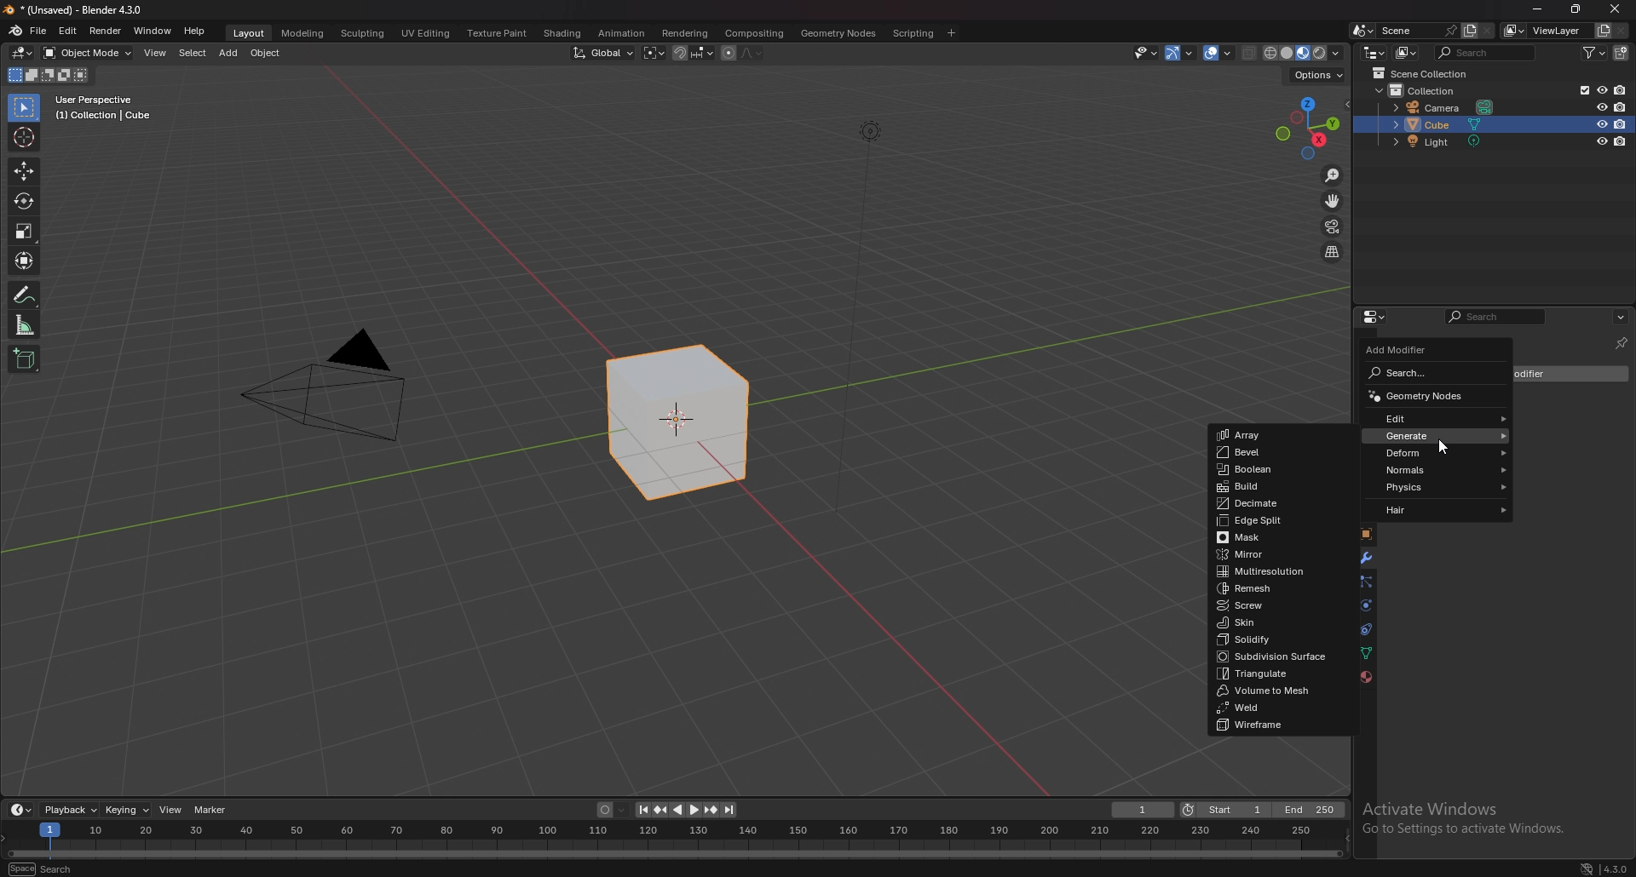 Image resolution: width=1636 pixels, height=877 pixels. Describe the element at coordinates (1333, 227) in the screenshot. I see `camera view` at that location.